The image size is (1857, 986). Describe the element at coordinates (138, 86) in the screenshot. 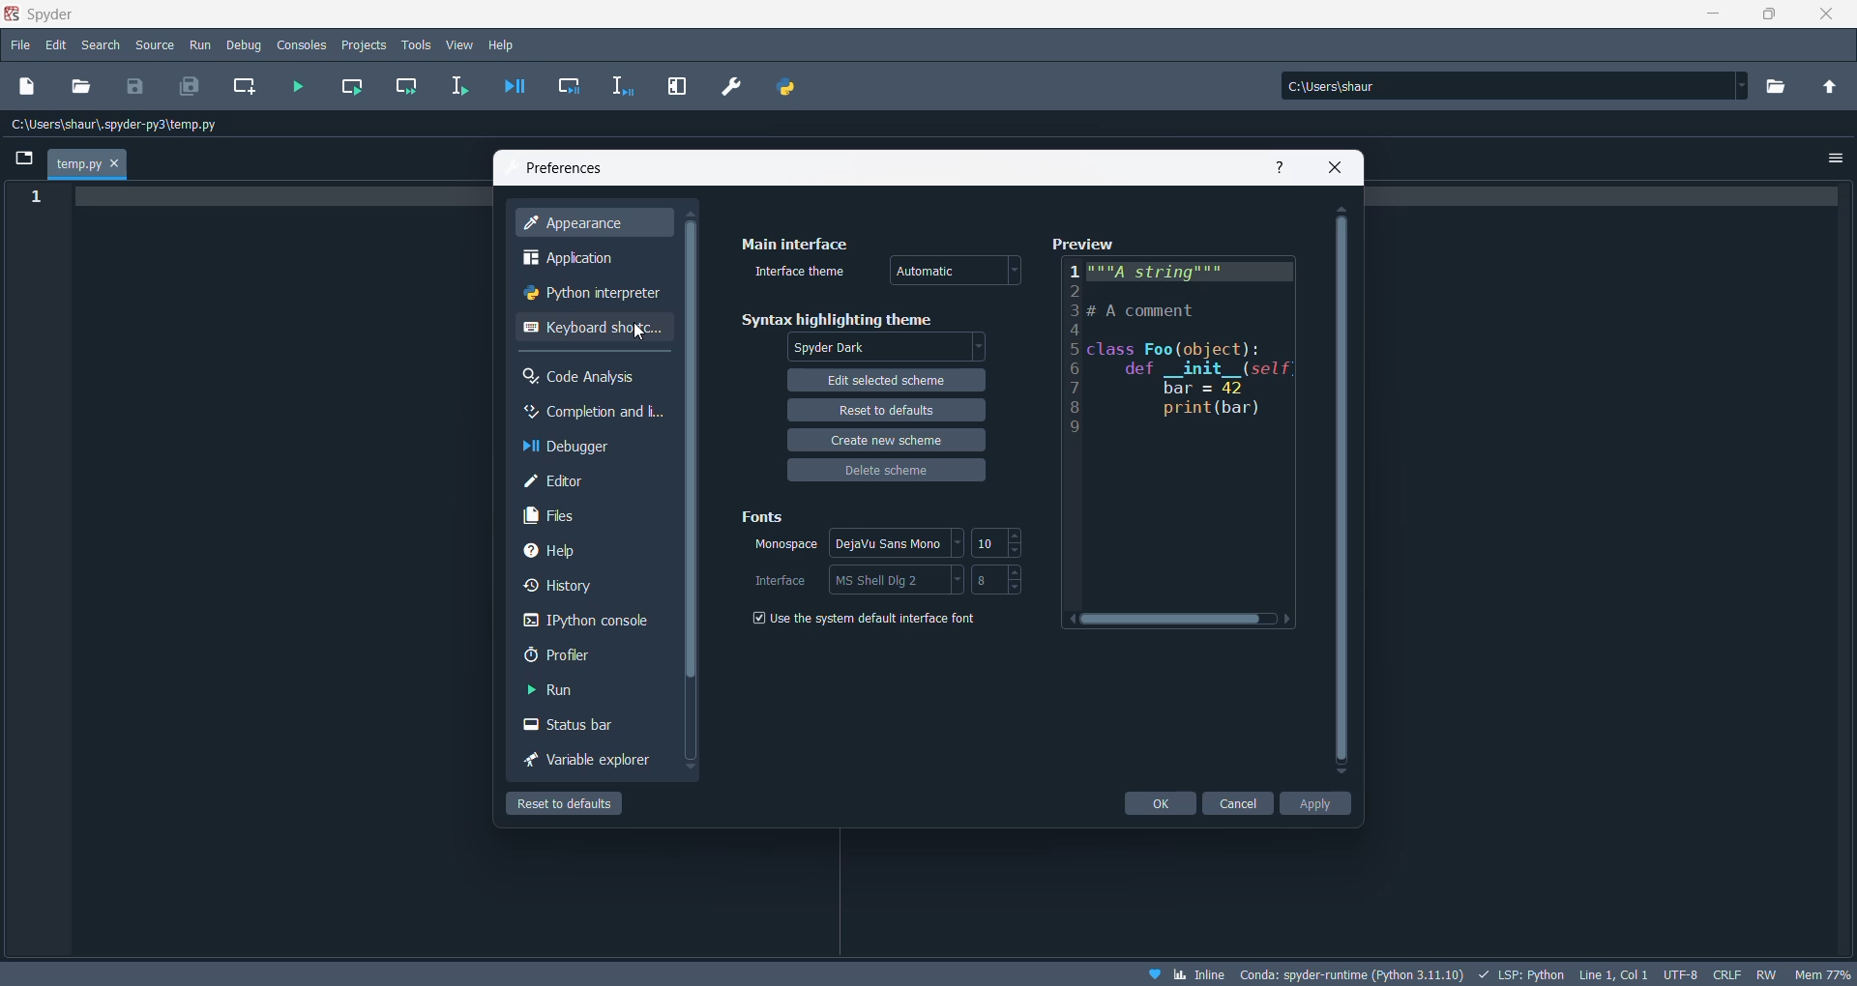

I see `save files` at that location.